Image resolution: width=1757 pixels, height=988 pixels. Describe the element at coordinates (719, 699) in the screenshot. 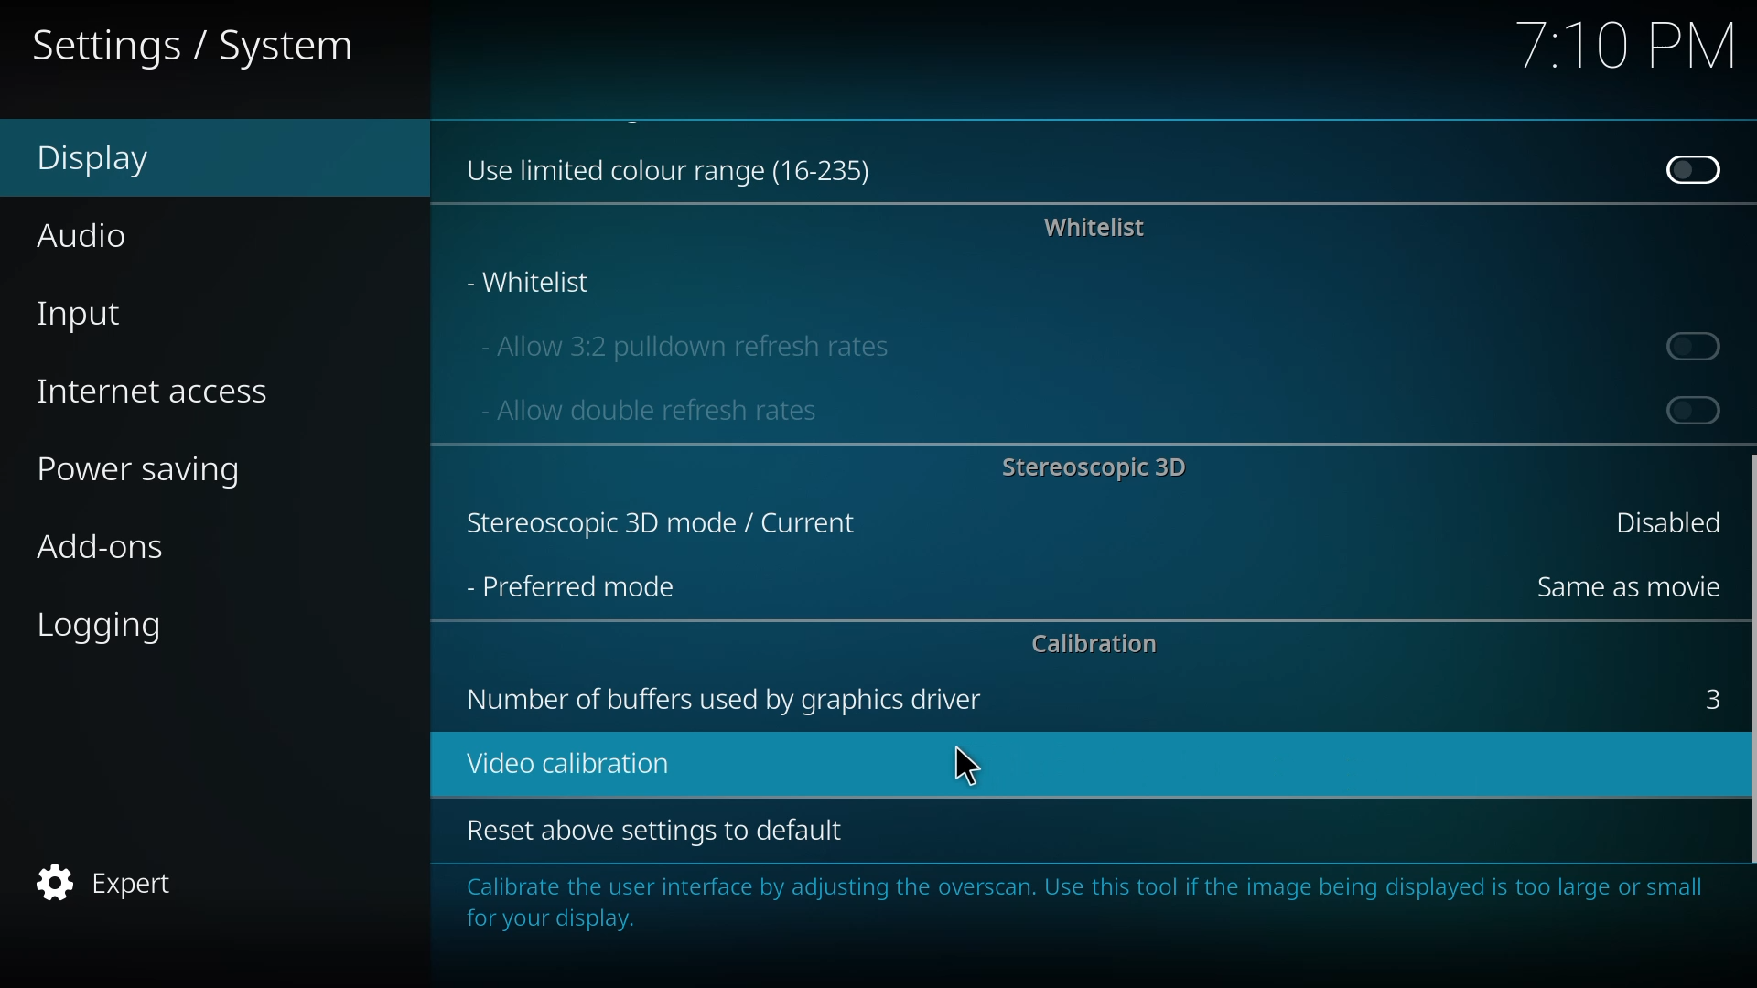

I see `number of buffers` at that location.